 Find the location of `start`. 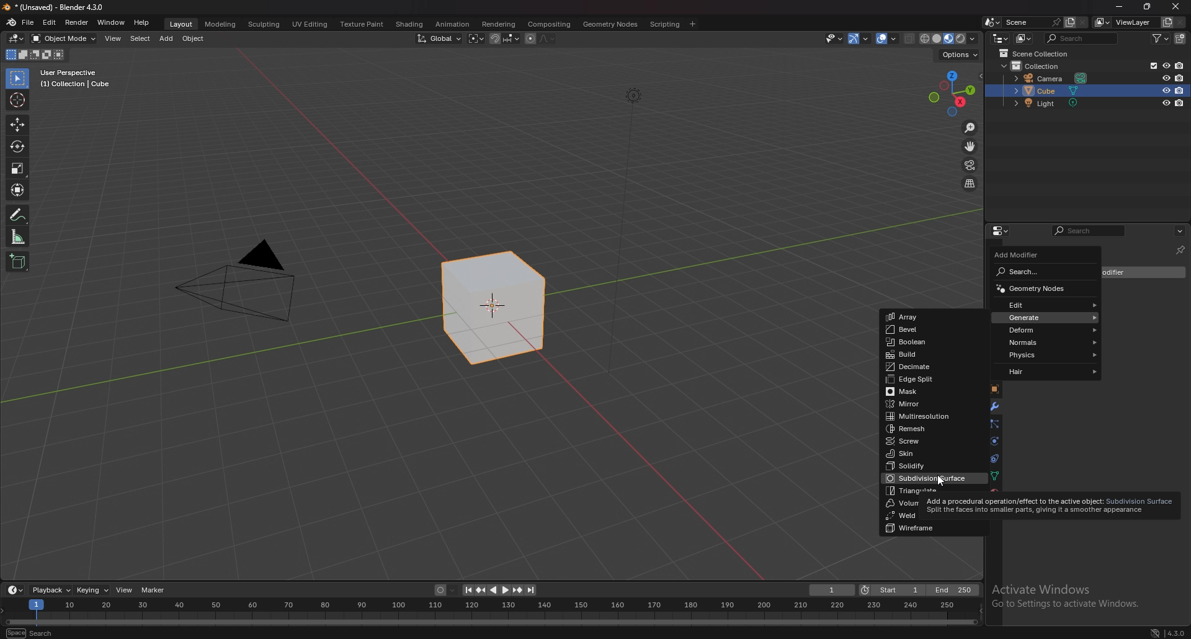

start is located at coordinates (892, 590).